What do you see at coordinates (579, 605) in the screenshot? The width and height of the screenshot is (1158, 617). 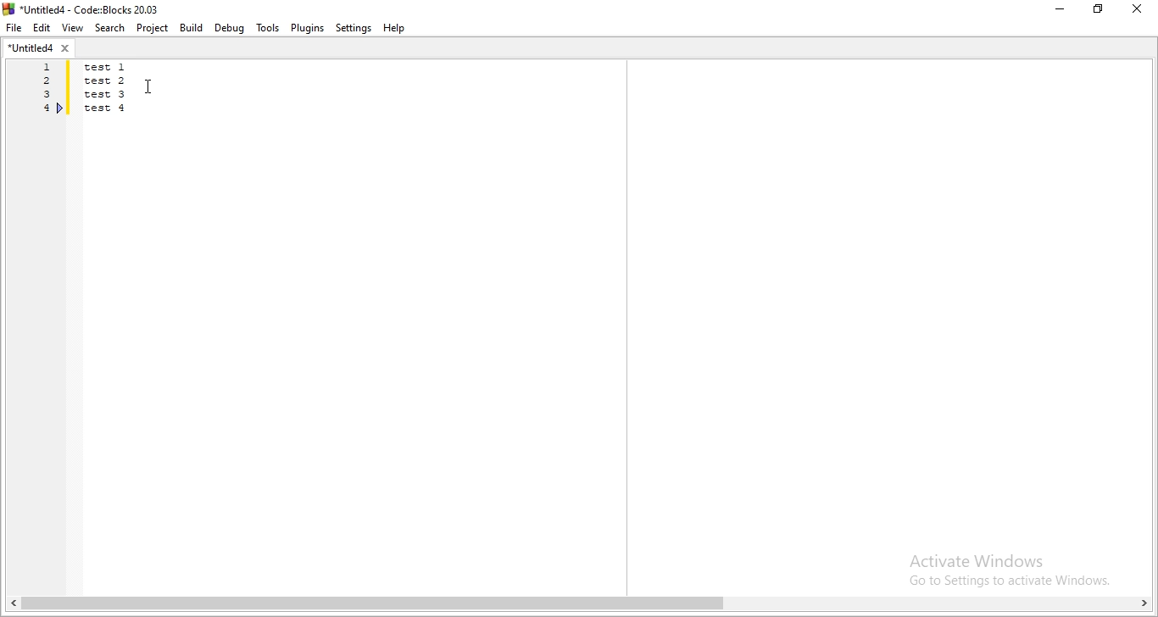 I see `scroll bar` at bounding box center [579, 605].